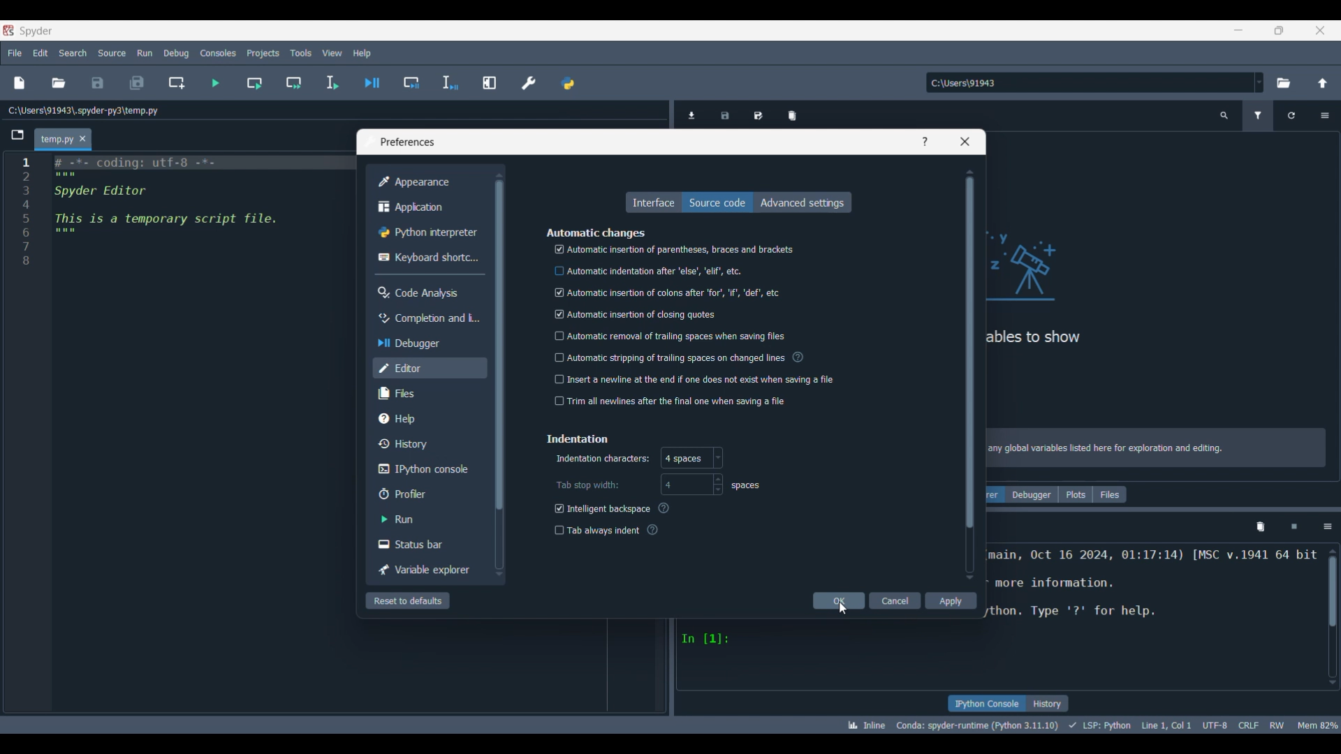 This screenshot has width=1341, height=754. What do you see at coordinates (691, 458) in the screenshot?
I see `Character options` at bounding box center [691, 458].